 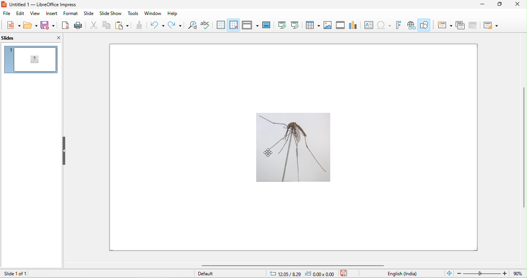 What do you see at coordinates (524, 147) in the screenshot?
I see `vertical scroll` at bounding box center [524, 147].